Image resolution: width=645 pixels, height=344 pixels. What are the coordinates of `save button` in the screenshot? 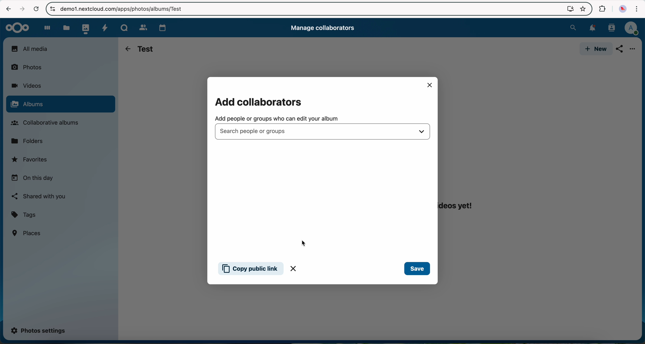 It's located at (417, 269).